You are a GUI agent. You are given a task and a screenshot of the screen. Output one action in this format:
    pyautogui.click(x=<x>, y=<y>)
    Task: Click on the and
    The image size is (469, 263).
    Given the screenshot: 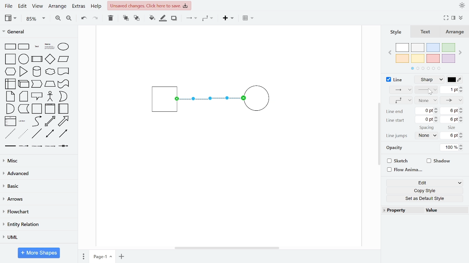 What is the action you would take?
    pyautogui.click(x=10, y=108)
    